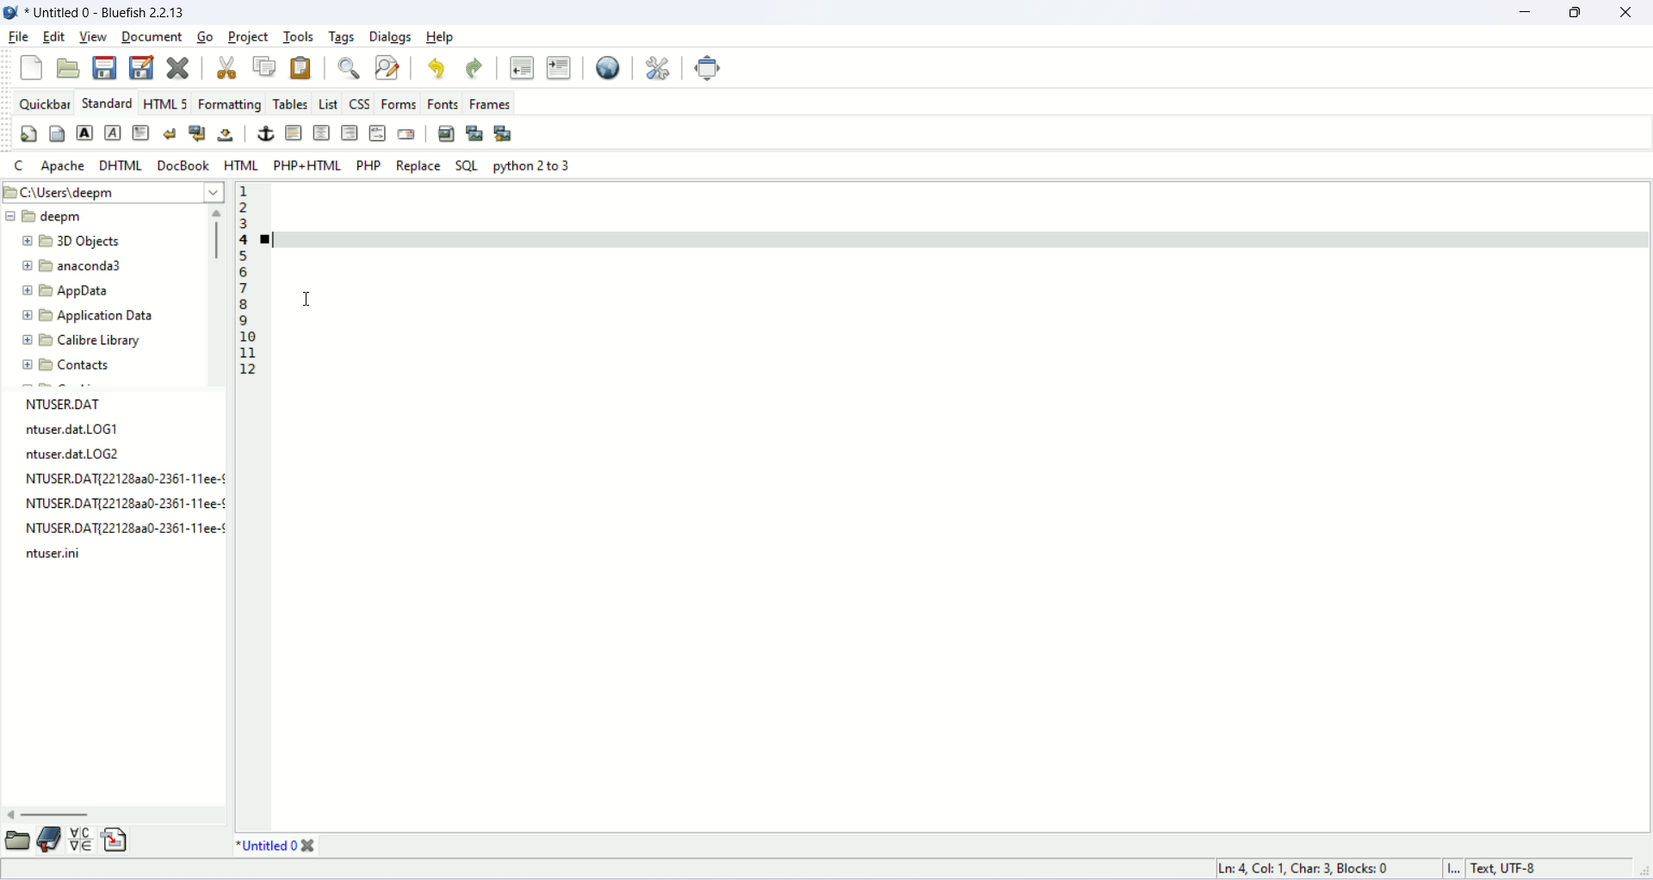 The width and height of the screenshot is (1653, 880). I want to click on character encoding, so click(1538, 870).